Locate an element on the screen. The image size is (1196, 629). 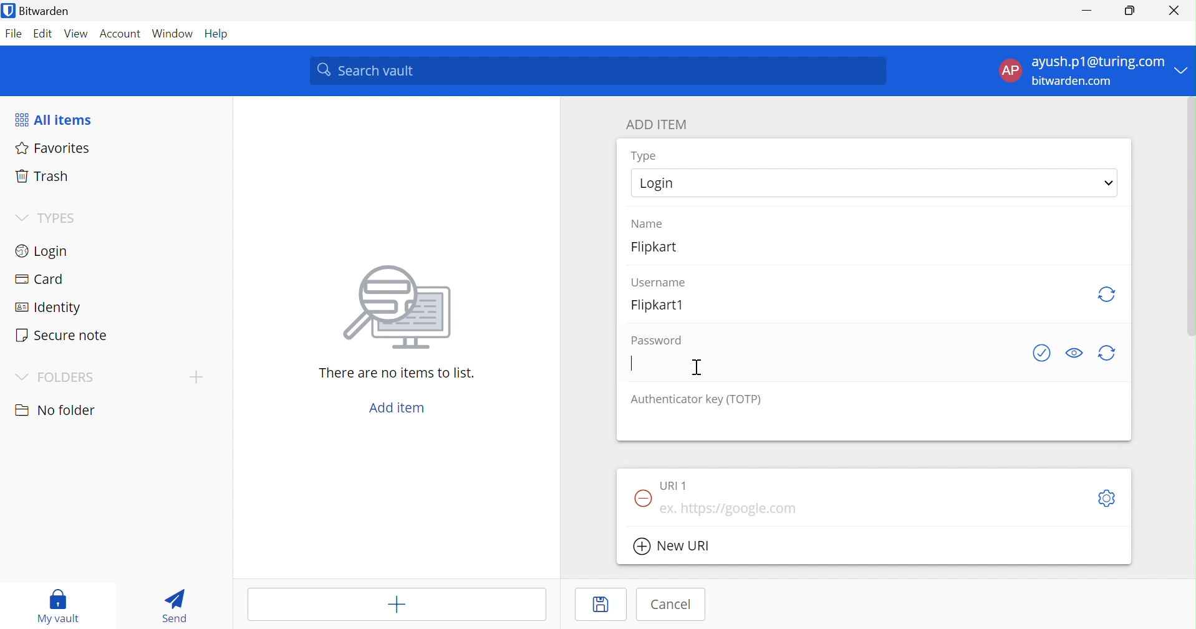
All items is located at coordinates (55, 119).